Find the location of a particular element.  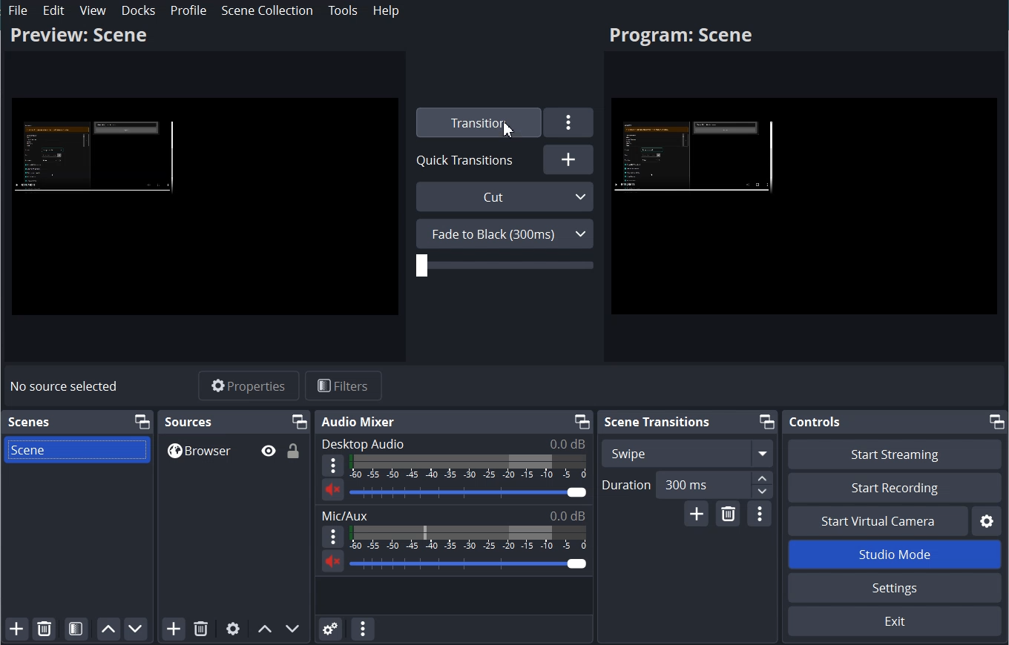

Maximize is located at coordinates (300, 421).